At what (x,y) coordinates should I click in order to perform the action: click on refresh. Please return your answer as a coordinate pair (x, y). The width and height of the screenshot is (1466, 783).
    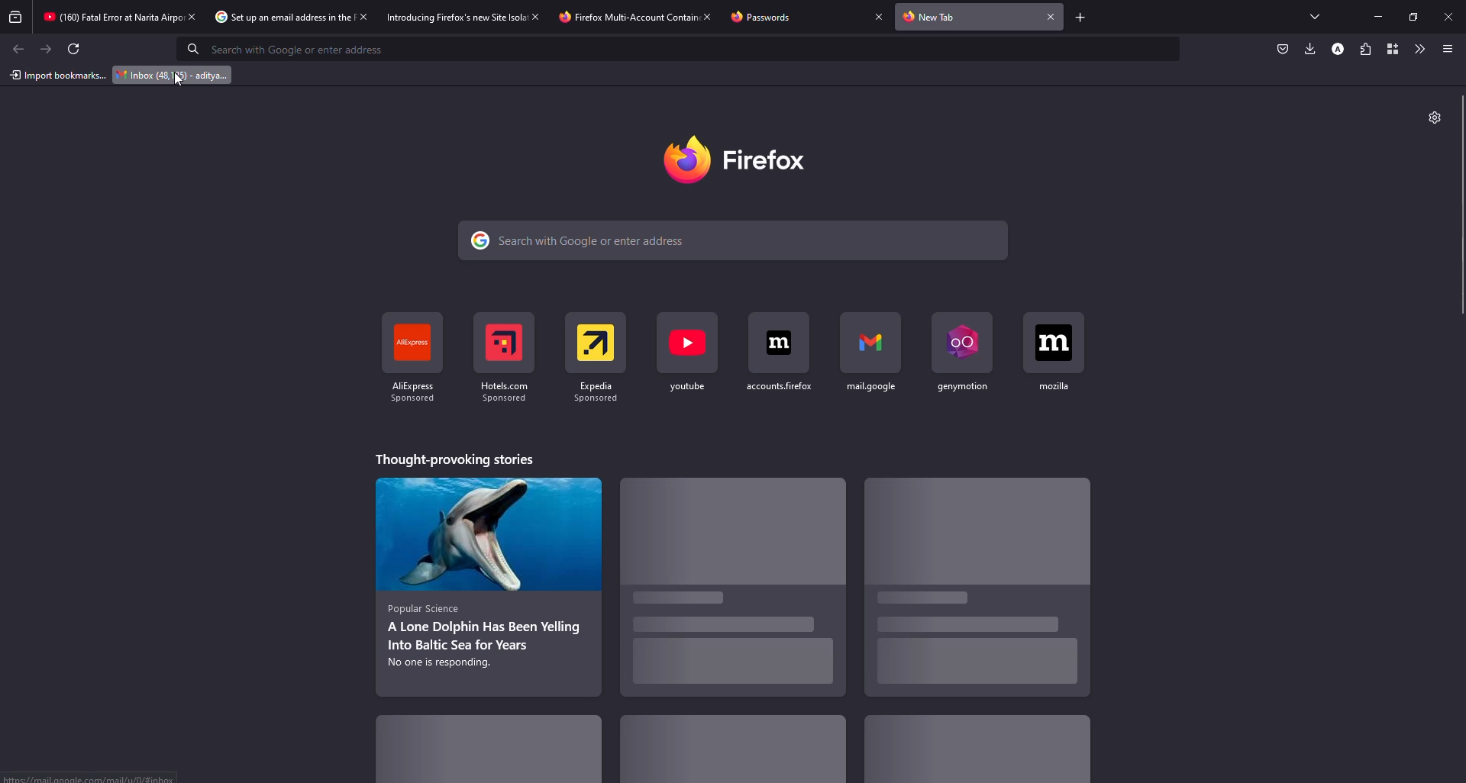
    Looking at the image, I should click on (76, 49).